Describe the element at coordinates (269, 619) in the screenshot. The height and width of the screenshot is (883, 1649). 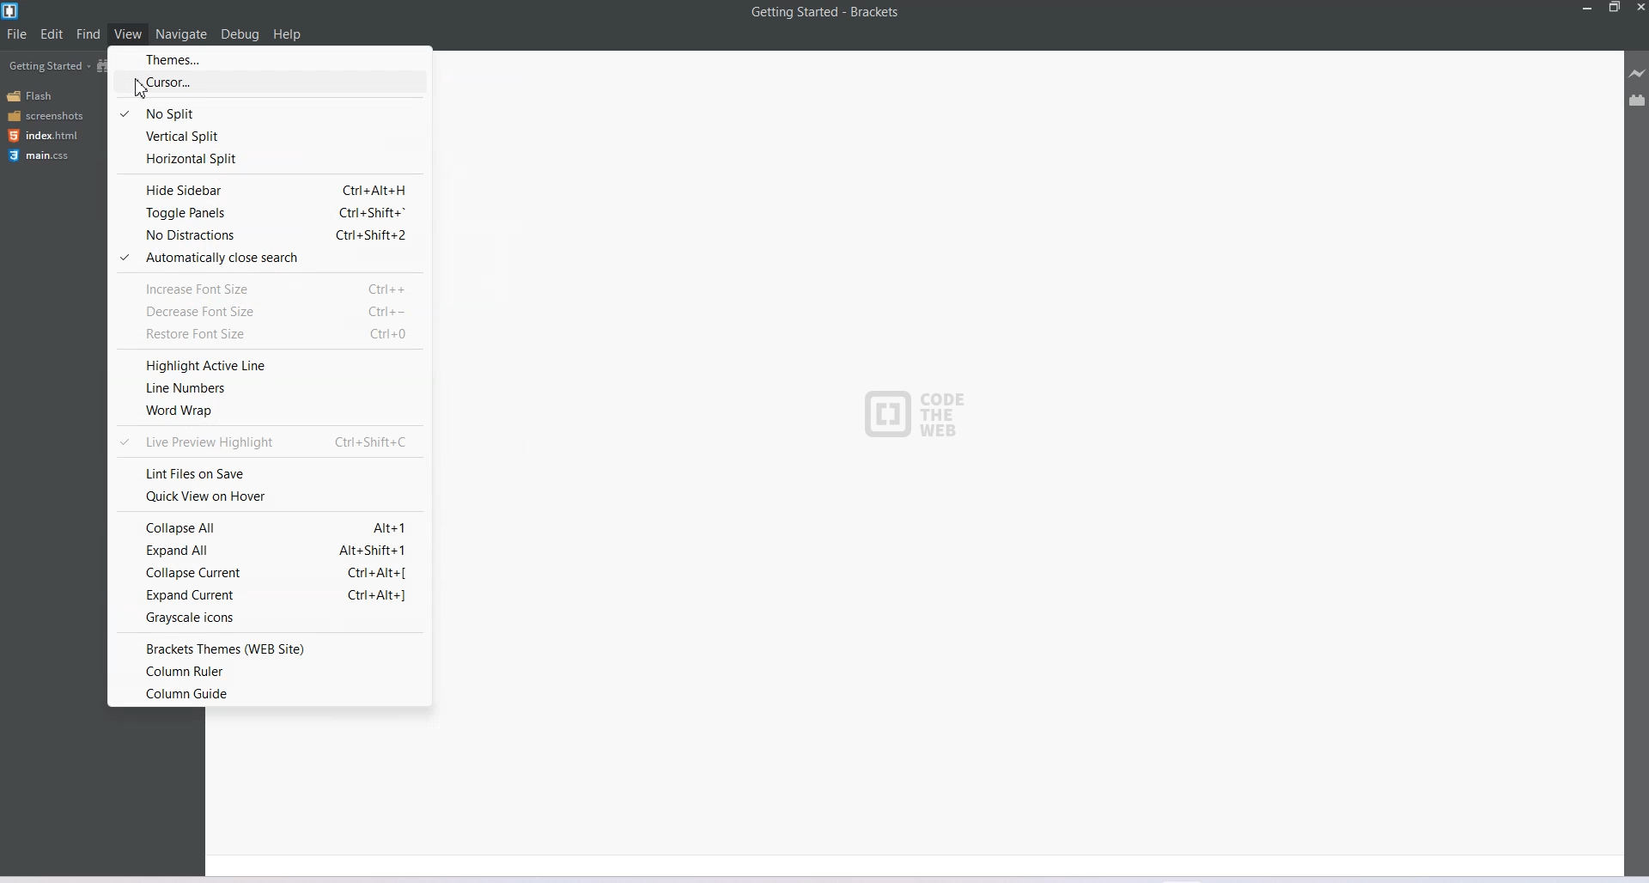
I see `Greyscale icons` at that location.